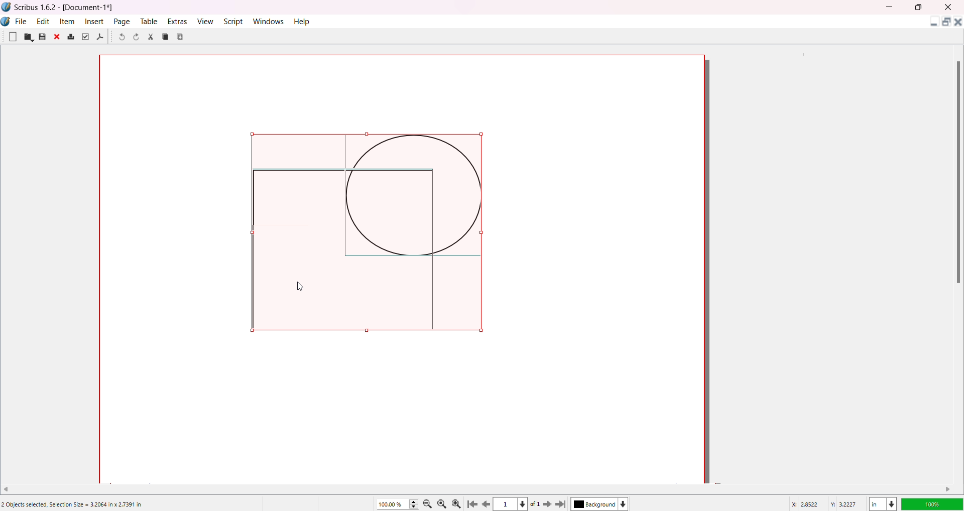 Image resolution: width=964 pixels, height=511 pixels. I want to click on Undo, so click(121, 38).